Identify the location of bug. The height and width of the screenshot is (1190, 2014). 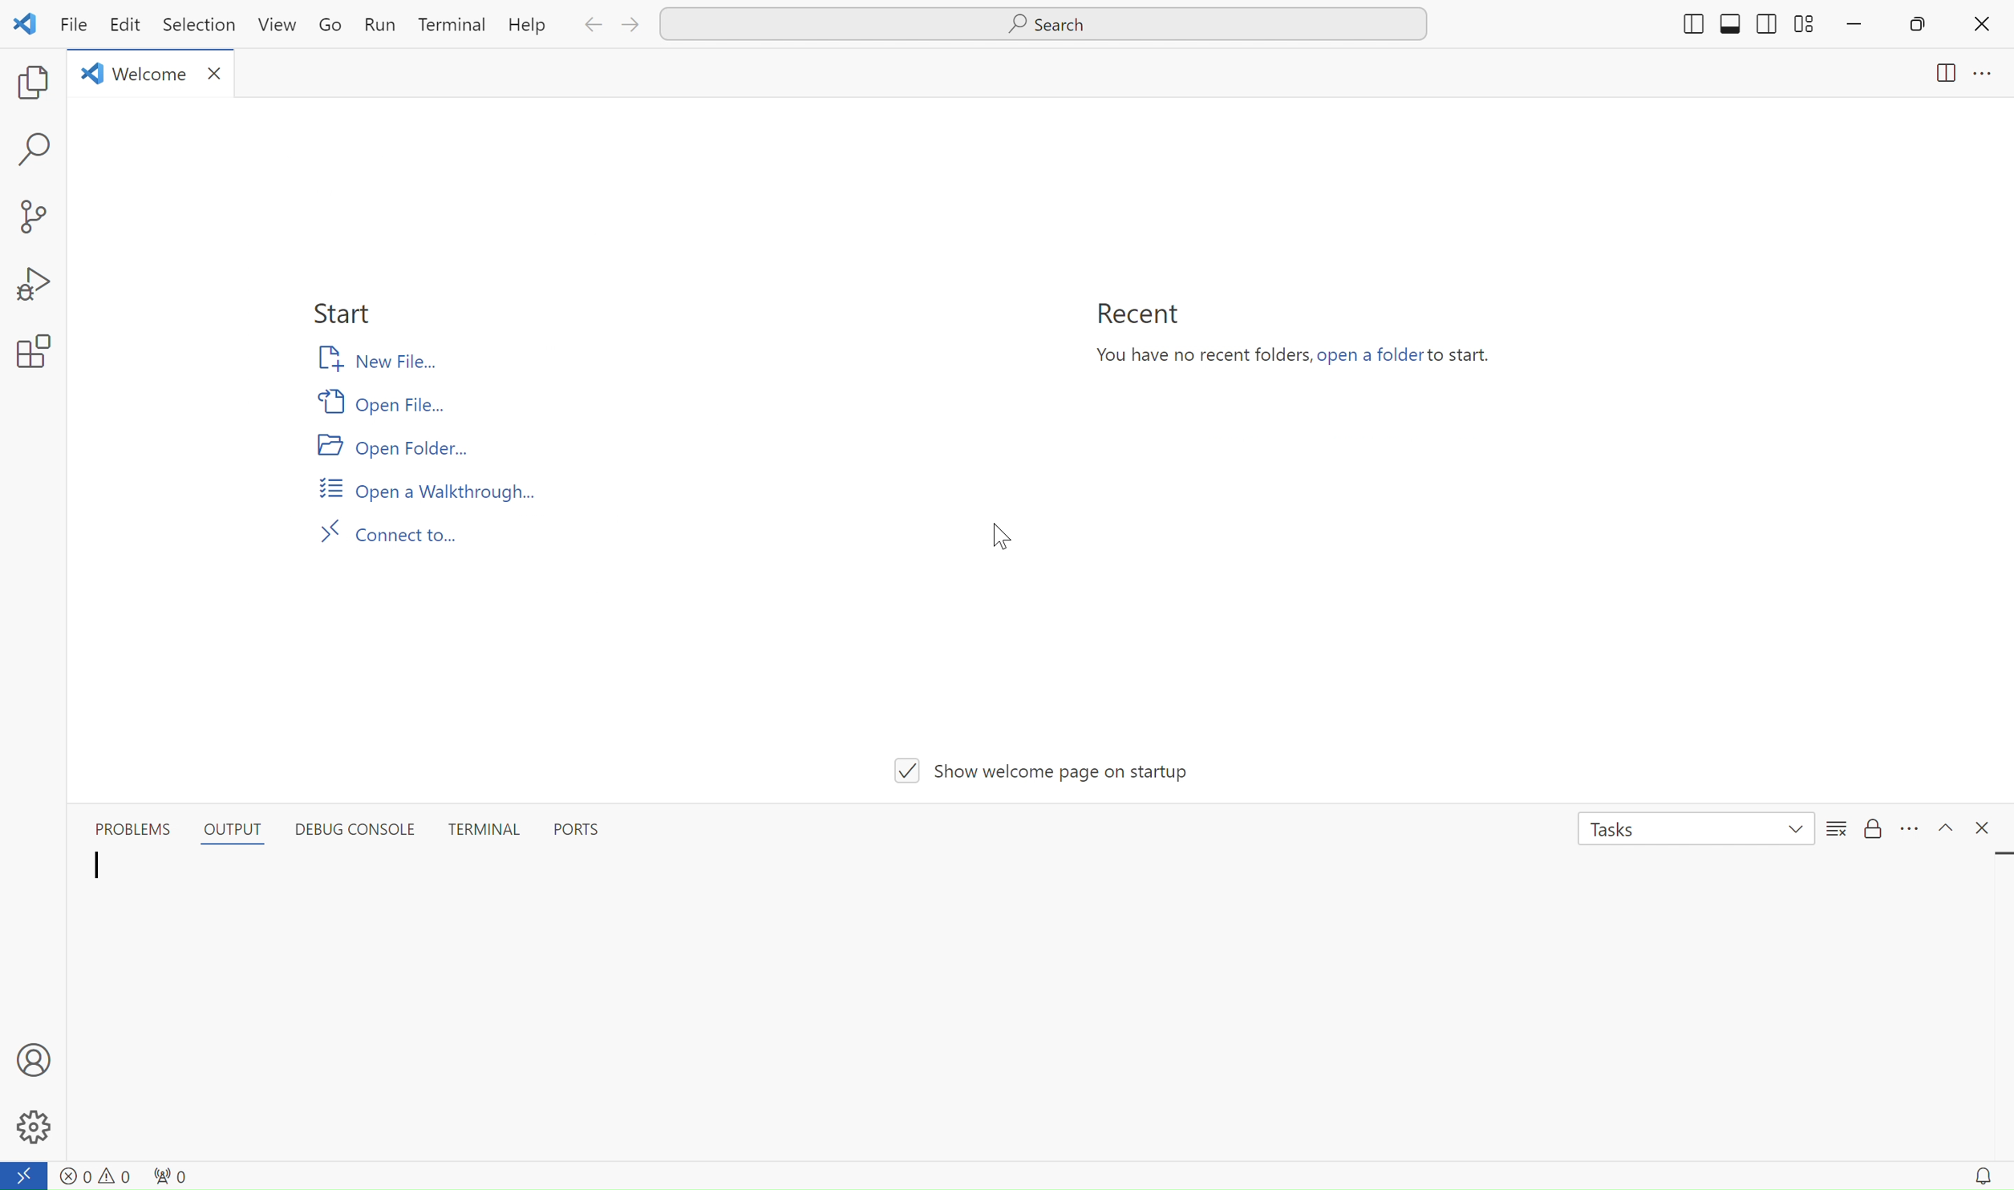
(34, 280).